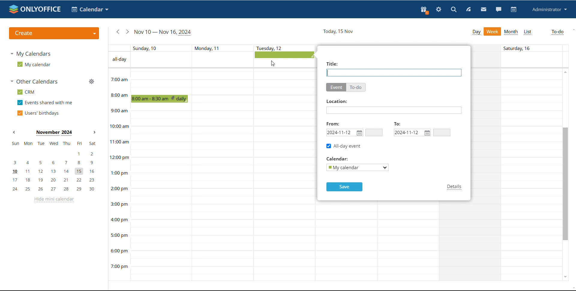  What do you see at coordinates (54, 144) in the screenshot?
I see `mon, tue, wed, thu, fri, sat, sun` at bounding box center [54, 144].